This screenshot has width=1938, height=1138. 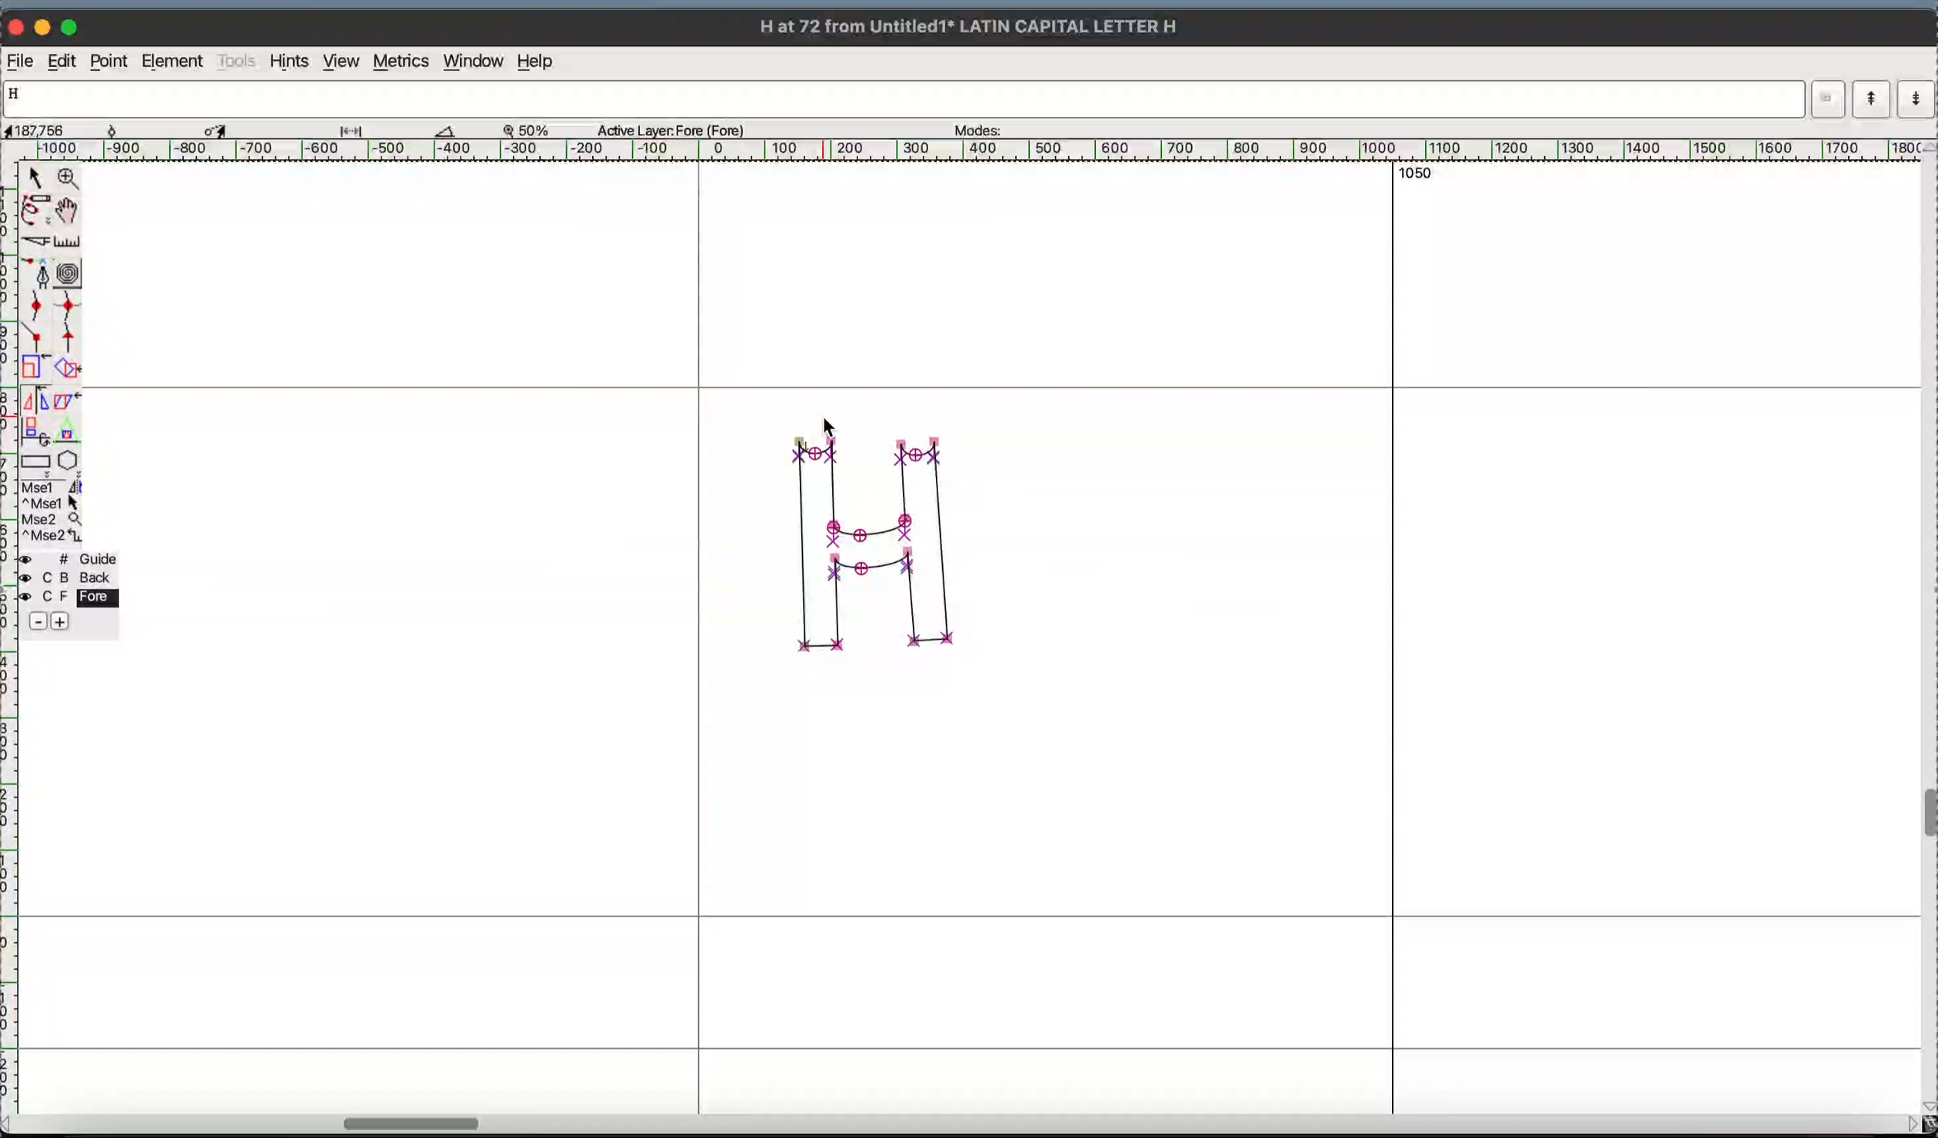 What do you see at coordinates (983, 150) in the screenshot?
I see `ruler` at bounding box center [983, 150].